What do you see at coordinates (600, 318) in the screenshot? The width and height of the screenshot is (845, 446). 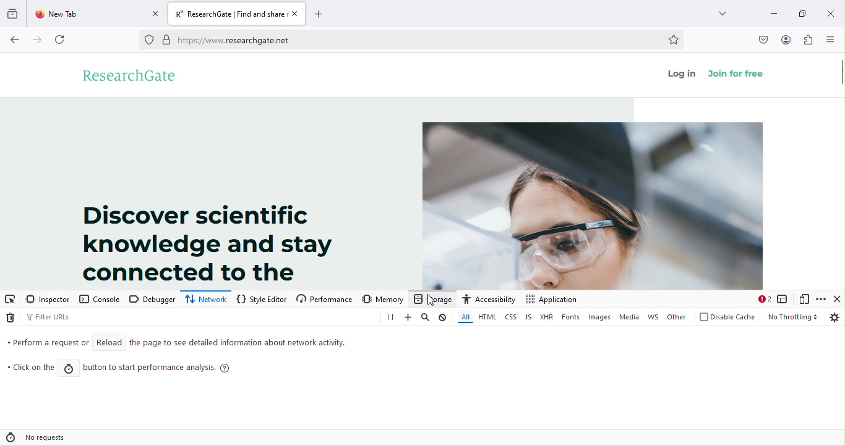 I see `images` at bounding box center [600, 318].